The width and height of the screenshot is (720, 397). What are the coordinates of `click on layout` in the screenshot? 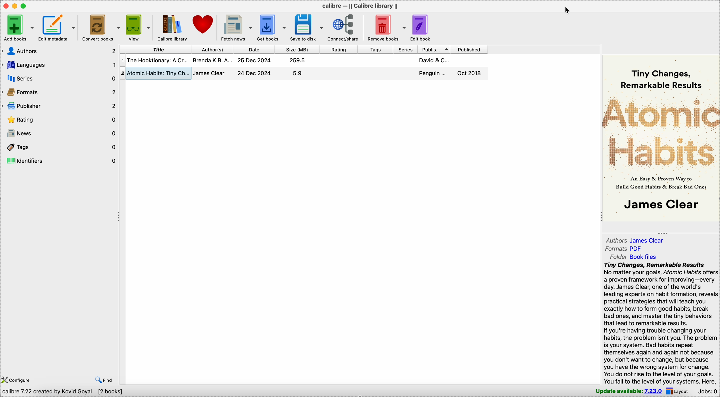 It's located at (681, 391).